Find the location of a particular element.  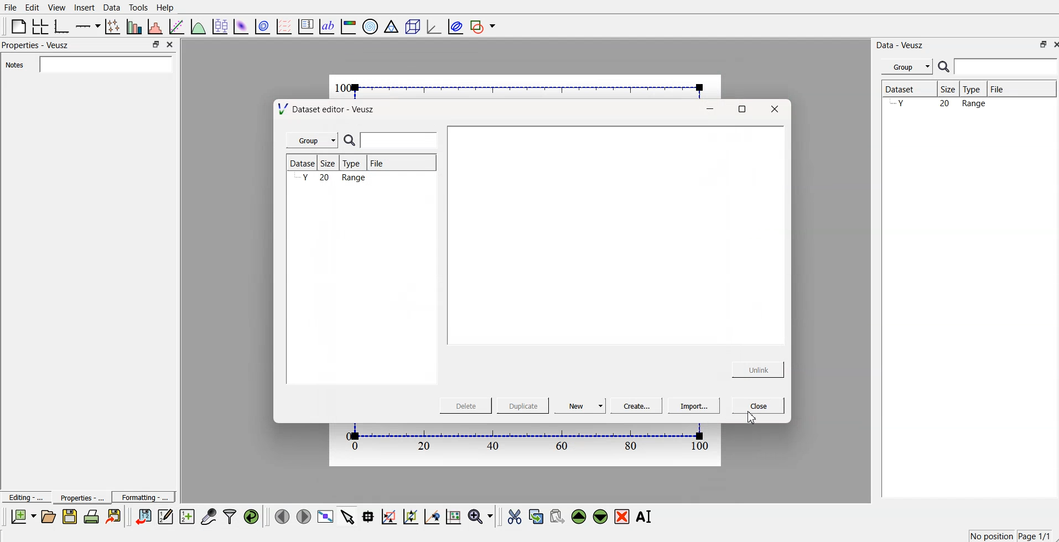

Capture remote data is located at coordinates (209, 515).